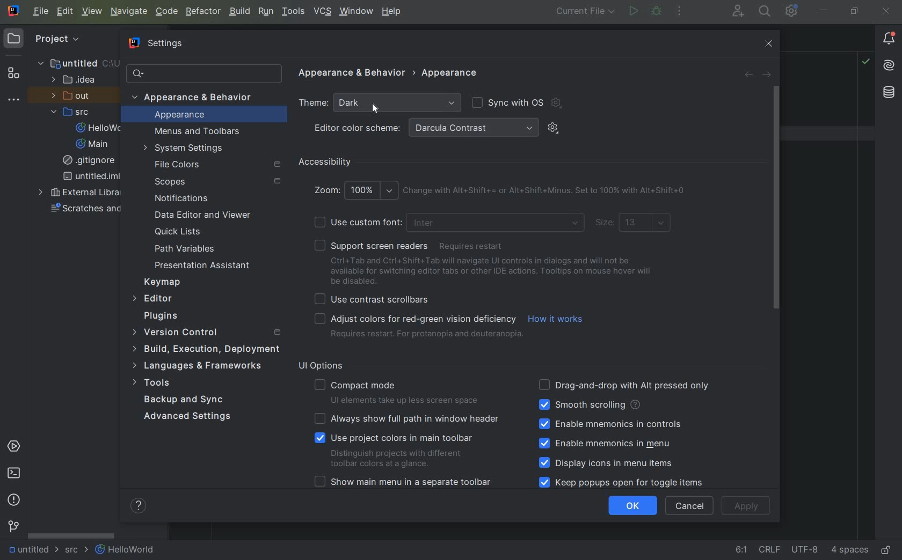 The height and width of the screenshot is (560, 902). What do you see at coordinates (806, 551) in the screenshot?
I see `(UTF-8)file encoding)` at bounding box center [806, 551].